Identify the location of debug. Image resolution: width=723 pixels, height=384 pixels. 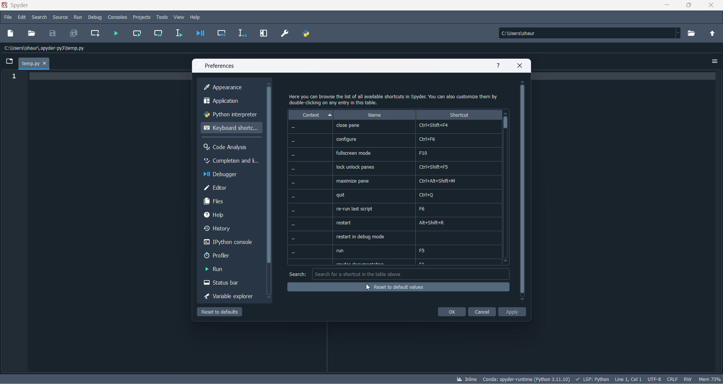
(96, 17).